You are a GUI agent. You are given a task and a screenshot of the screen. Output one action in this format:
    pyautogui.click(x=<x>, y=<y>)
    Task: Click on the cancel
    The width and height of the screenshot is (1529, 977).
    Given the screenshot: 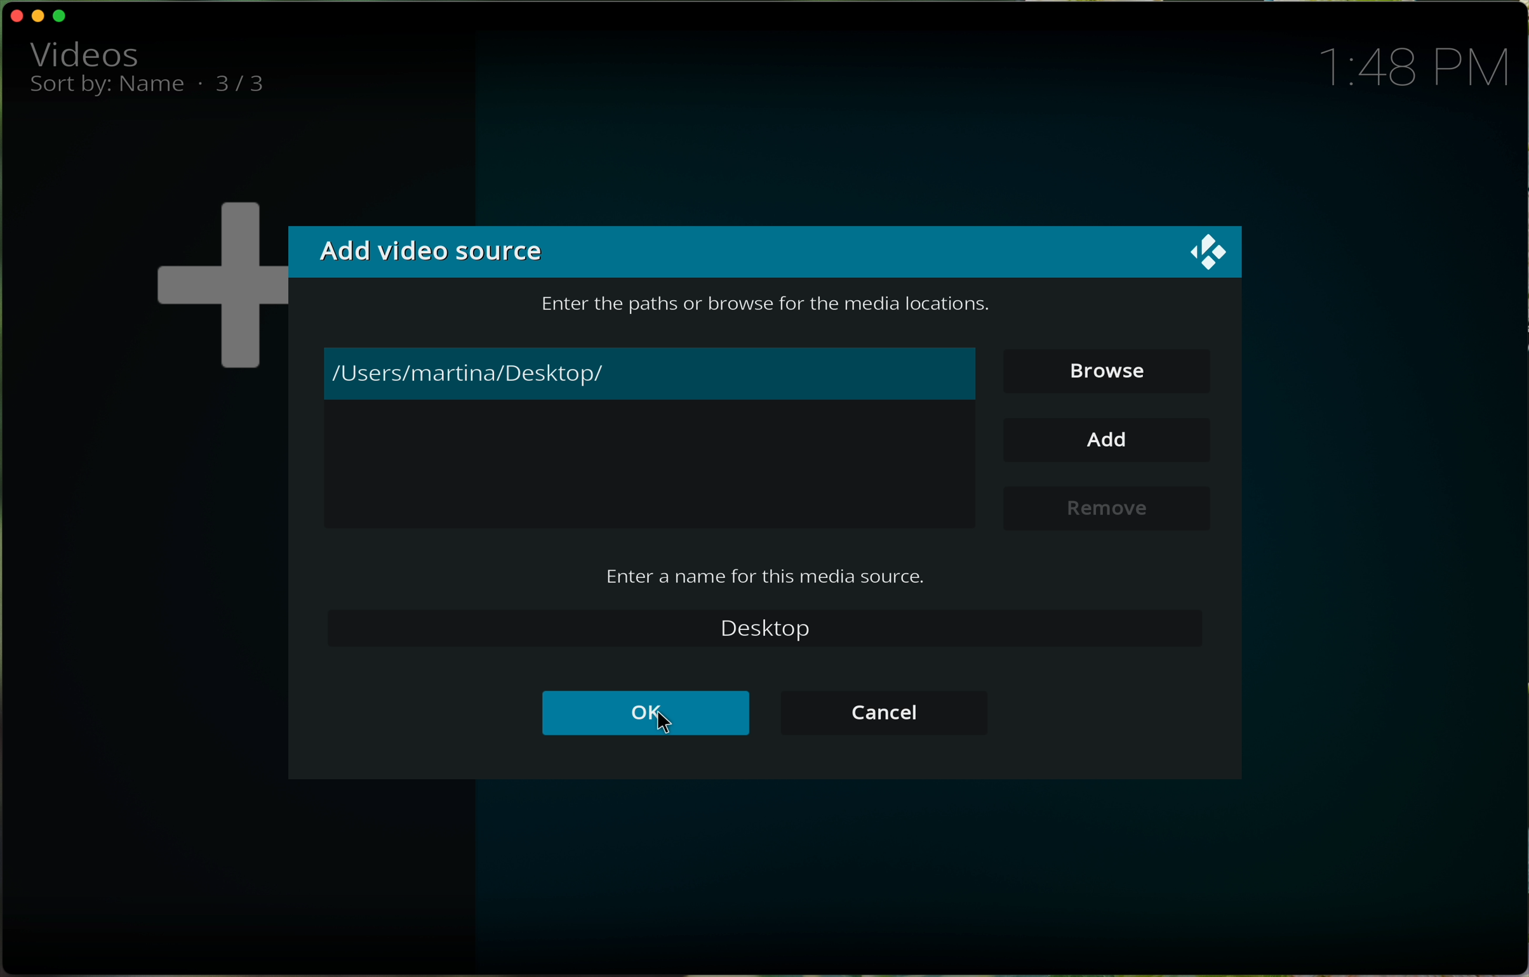 What is the action you would take?
    pyautogui.click(x=883, y=712)
    